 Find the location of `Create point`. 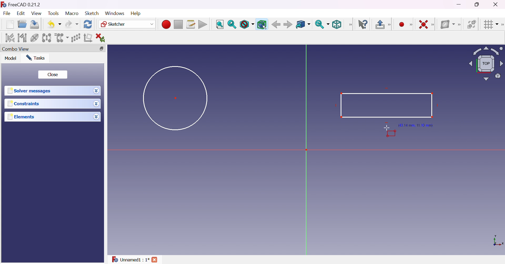

Create point is located at coordinates (402, 25).